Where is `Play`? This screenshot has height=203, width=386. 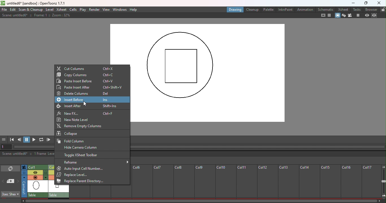
Play is located at coordinates (34, 140).